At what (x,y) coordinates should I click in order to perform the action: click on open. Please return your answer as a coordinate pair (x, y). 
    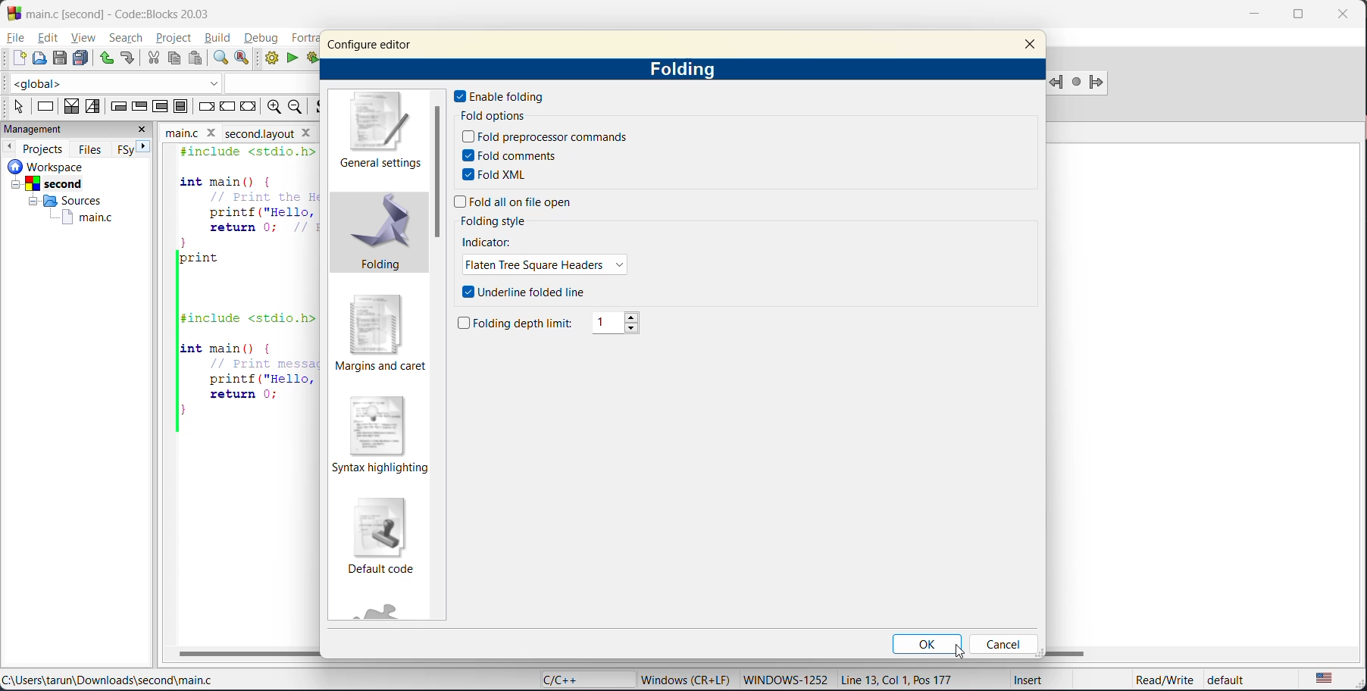
    Looking at the image, I should click on (38, 59).